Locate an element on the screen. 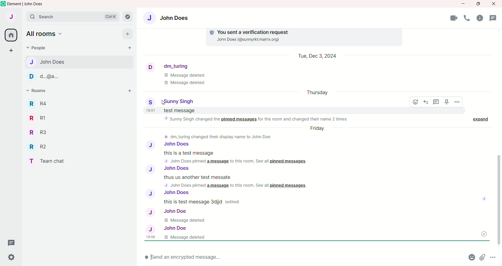 The image size is (502, 266). test message is located at coordinates (256, 116).